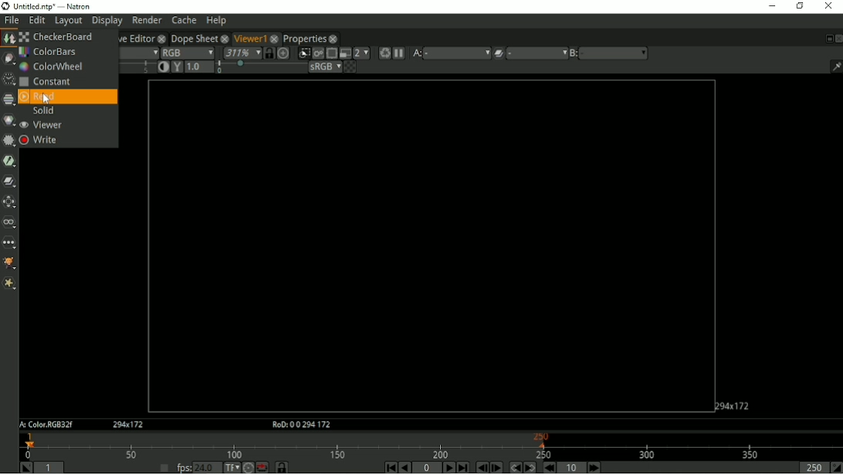 Image resolution: width=843 pixels, height=474 pixels. I want to click on Constant, so click(47, 82).